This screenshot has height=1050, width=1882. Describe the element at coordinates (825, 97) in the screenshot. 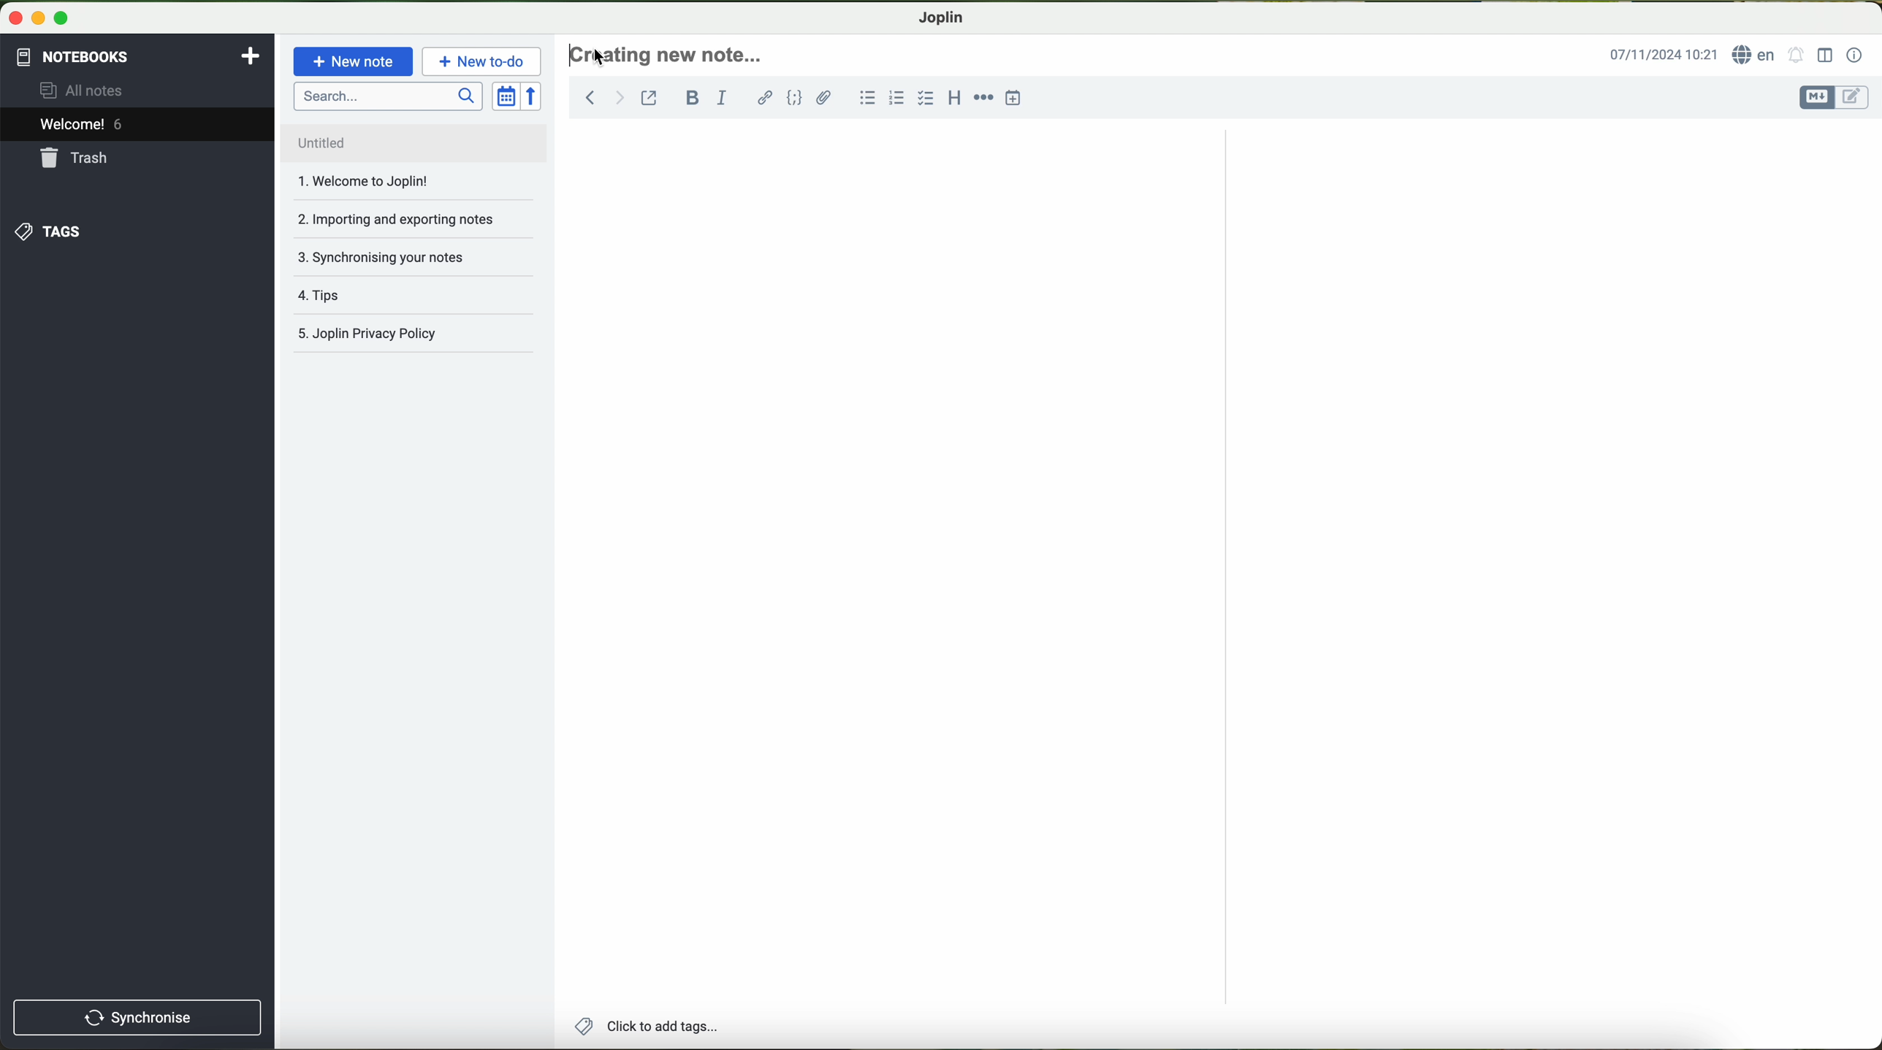

I see `attach file` at that location.